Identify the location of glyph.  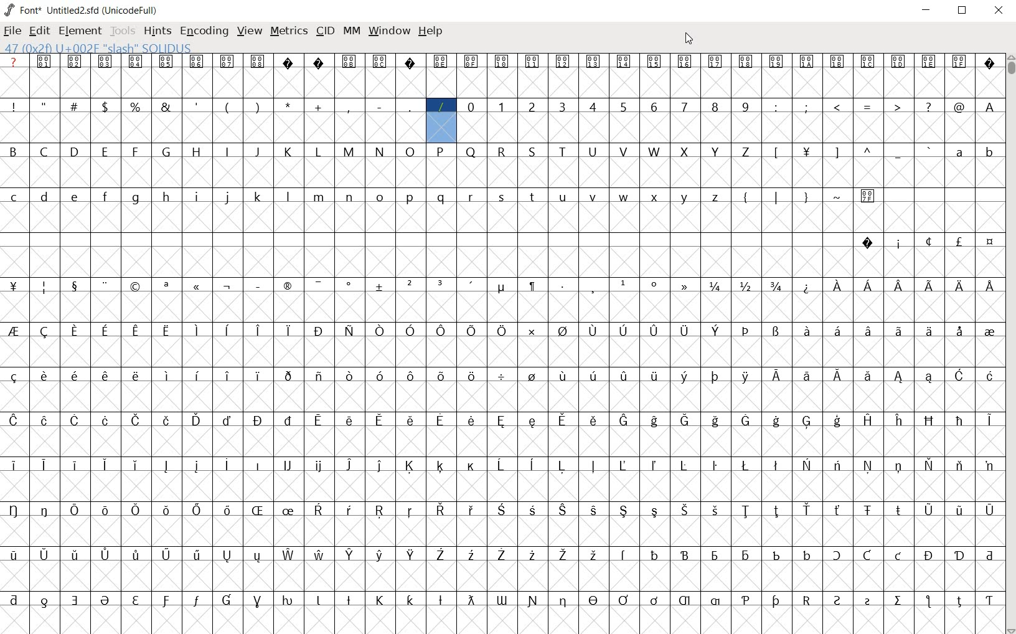
(166, 466).